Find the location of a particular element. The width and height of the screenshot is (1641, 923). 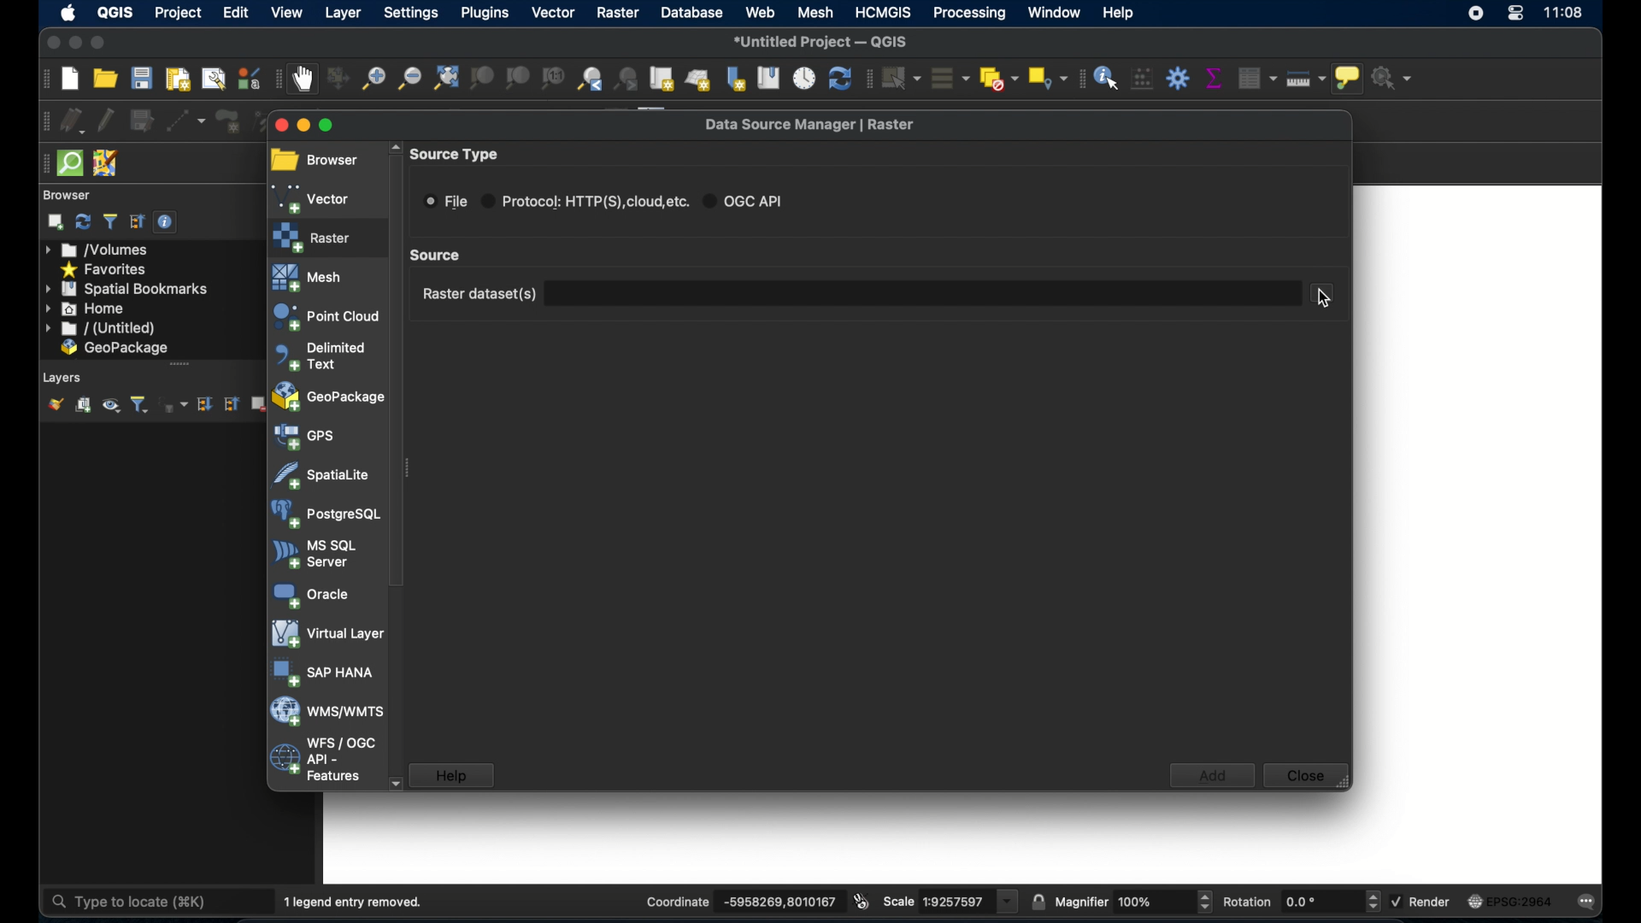

raster is located at coordinates (316, 237).